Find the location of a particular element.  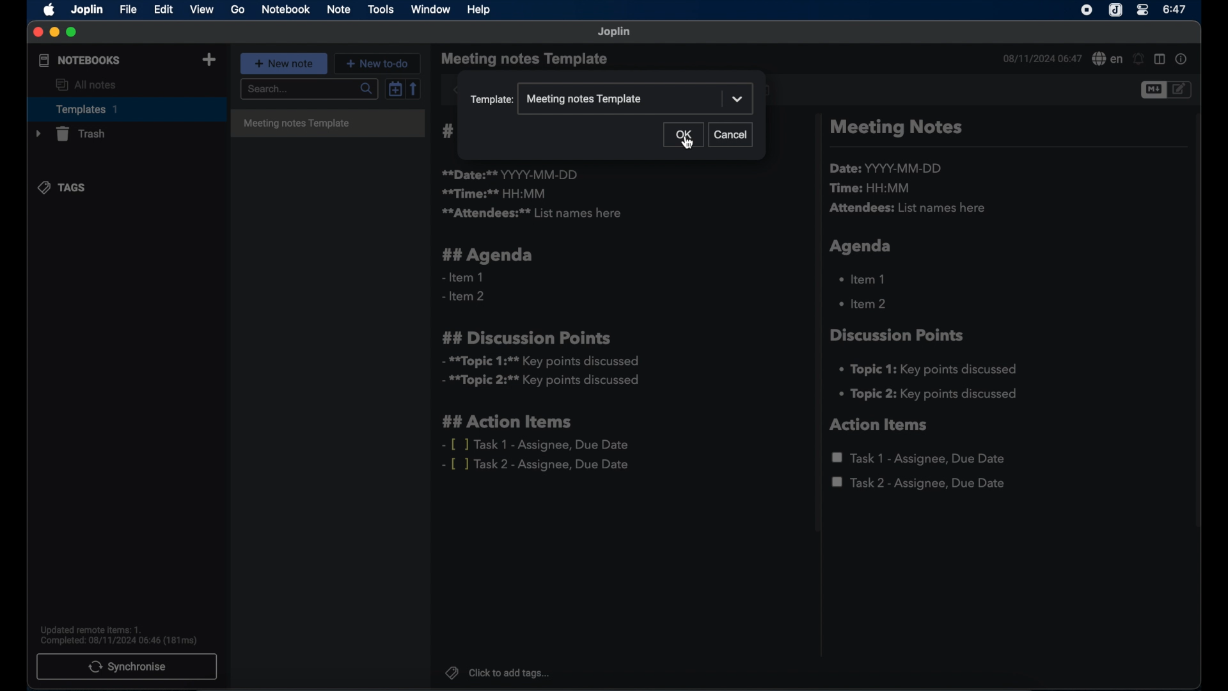

file is located at coordinates (128, 9).